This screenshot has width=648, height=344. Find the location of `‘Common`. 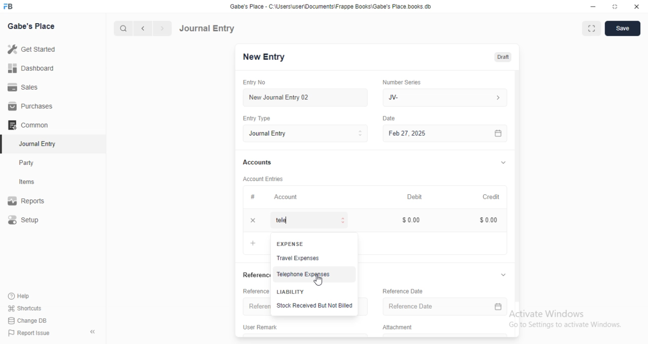

‘Common is located at coordinates (29, 124).